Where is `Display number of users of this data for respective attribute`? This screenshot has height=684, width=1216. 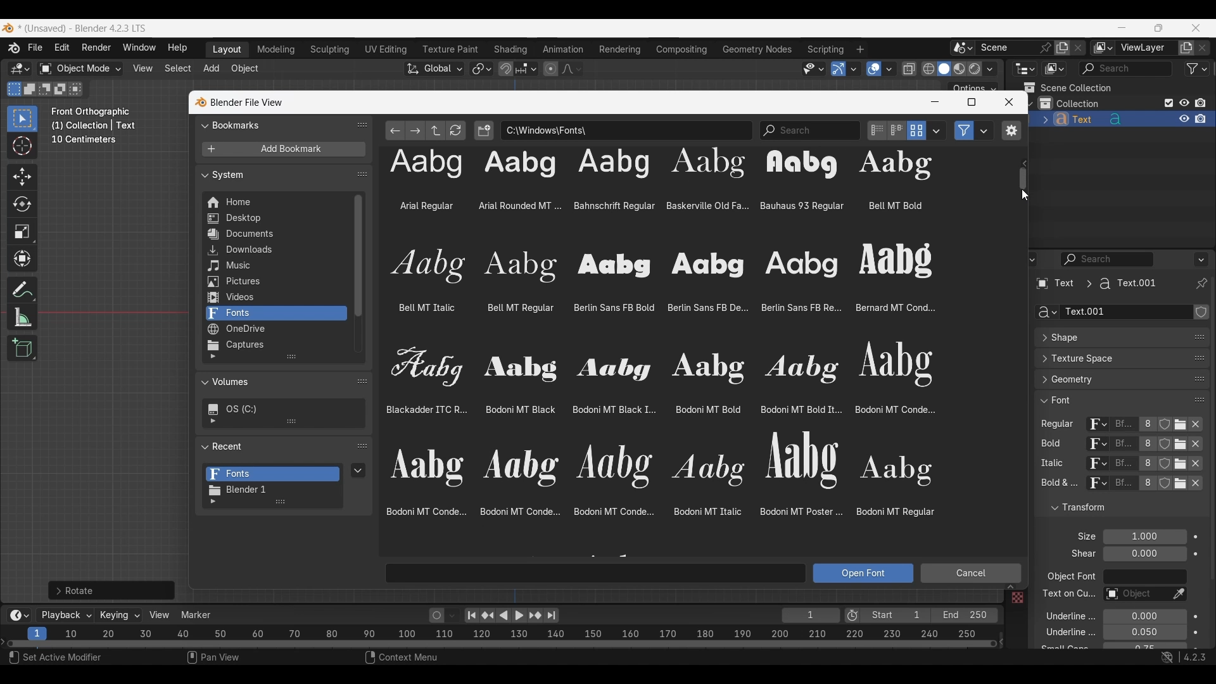
Display number of users of this data for respective attribute is located at coordinates (1146, 425).